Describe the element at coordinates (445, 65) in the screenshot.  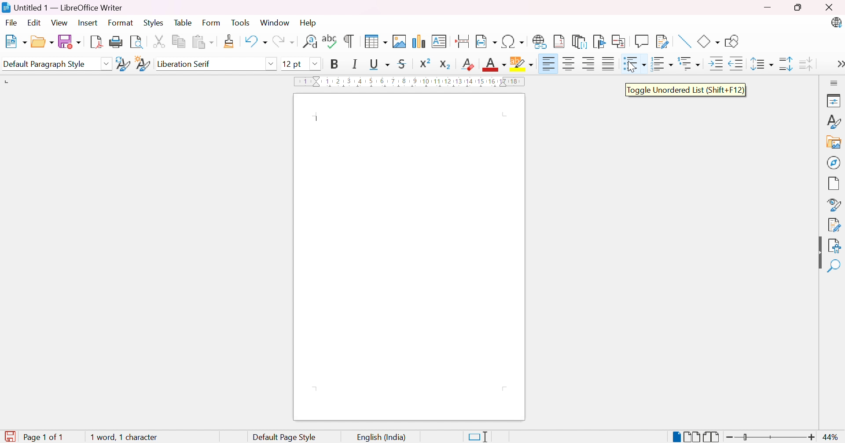
I see `Subscript` at that location.